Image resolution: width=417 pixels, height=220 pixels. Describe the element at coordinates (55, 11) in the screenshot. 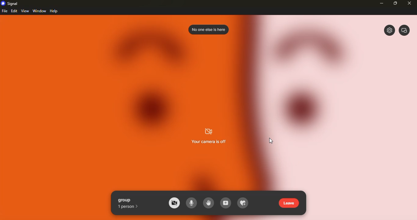

I see `help` at that location.